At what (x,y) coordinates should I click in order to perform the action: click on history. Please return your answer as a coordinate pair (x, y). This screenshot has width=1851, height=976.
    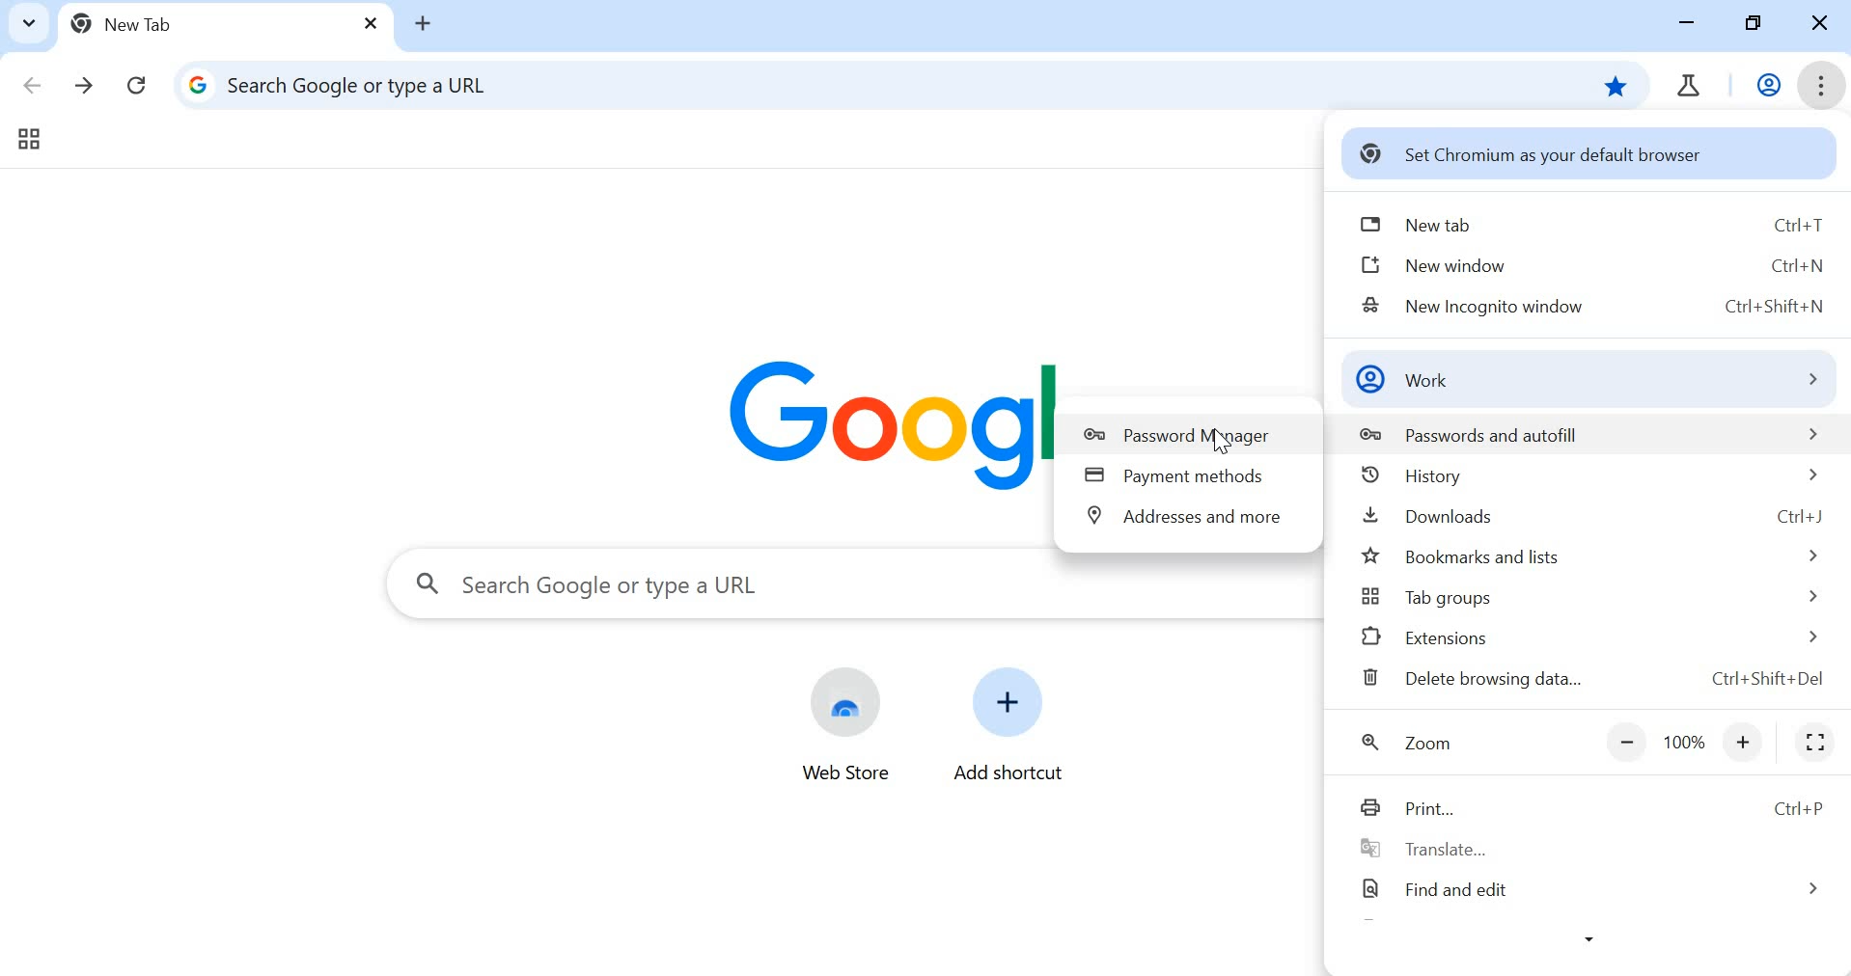
    Looking at the image, I should click on (1590, 476).